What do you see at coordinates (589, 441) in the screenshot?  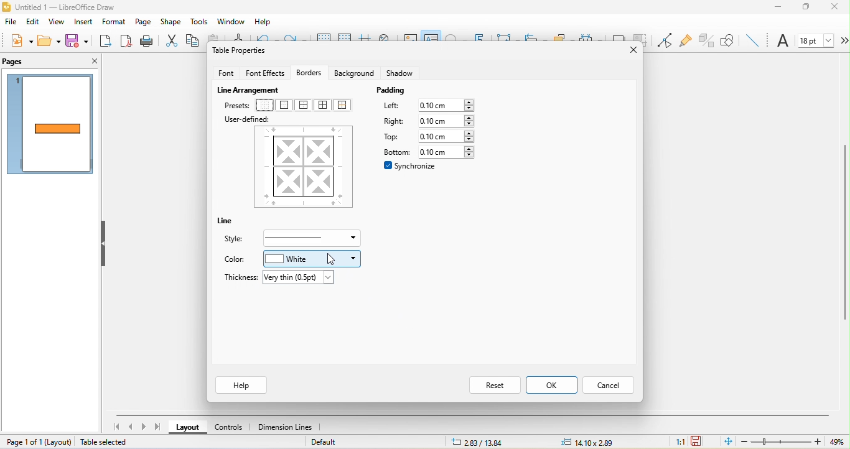 I see `14.10x2.89` at bounding box center [589, 441].